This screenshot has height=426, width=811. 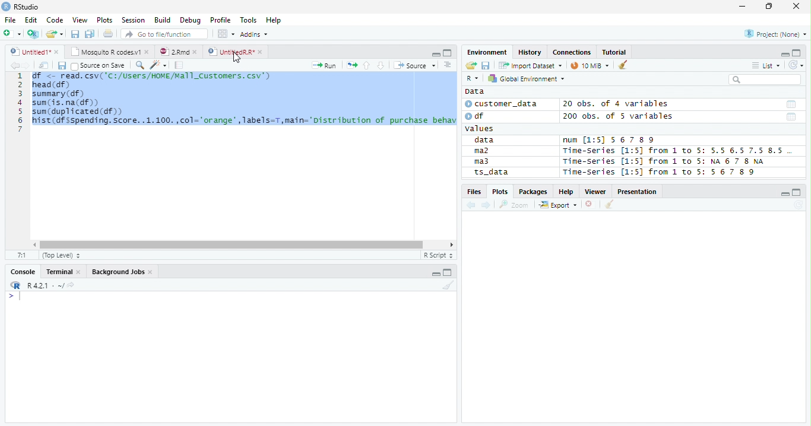 I want to click on data, so click(x=486, y=141).